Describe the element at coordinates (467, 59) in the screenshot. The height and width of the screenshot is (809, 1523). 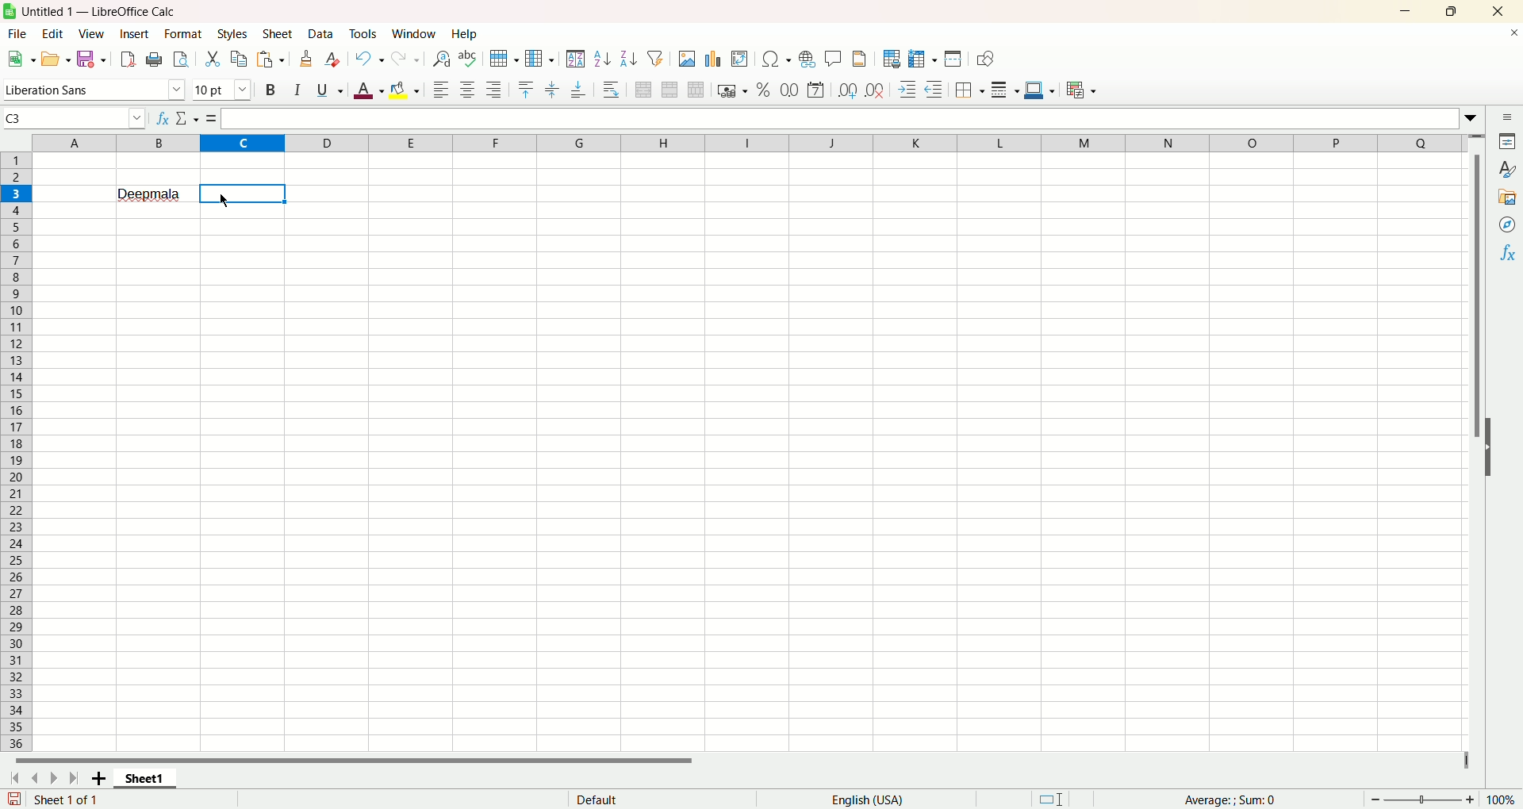
I see `spell check` at that location.